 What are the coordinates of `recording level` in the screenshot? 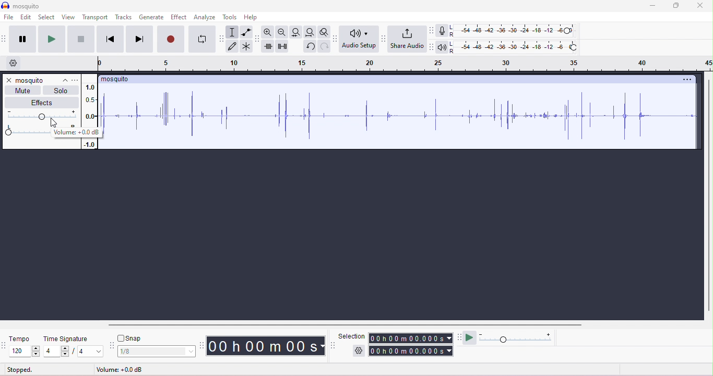 It's located at (514, 30).